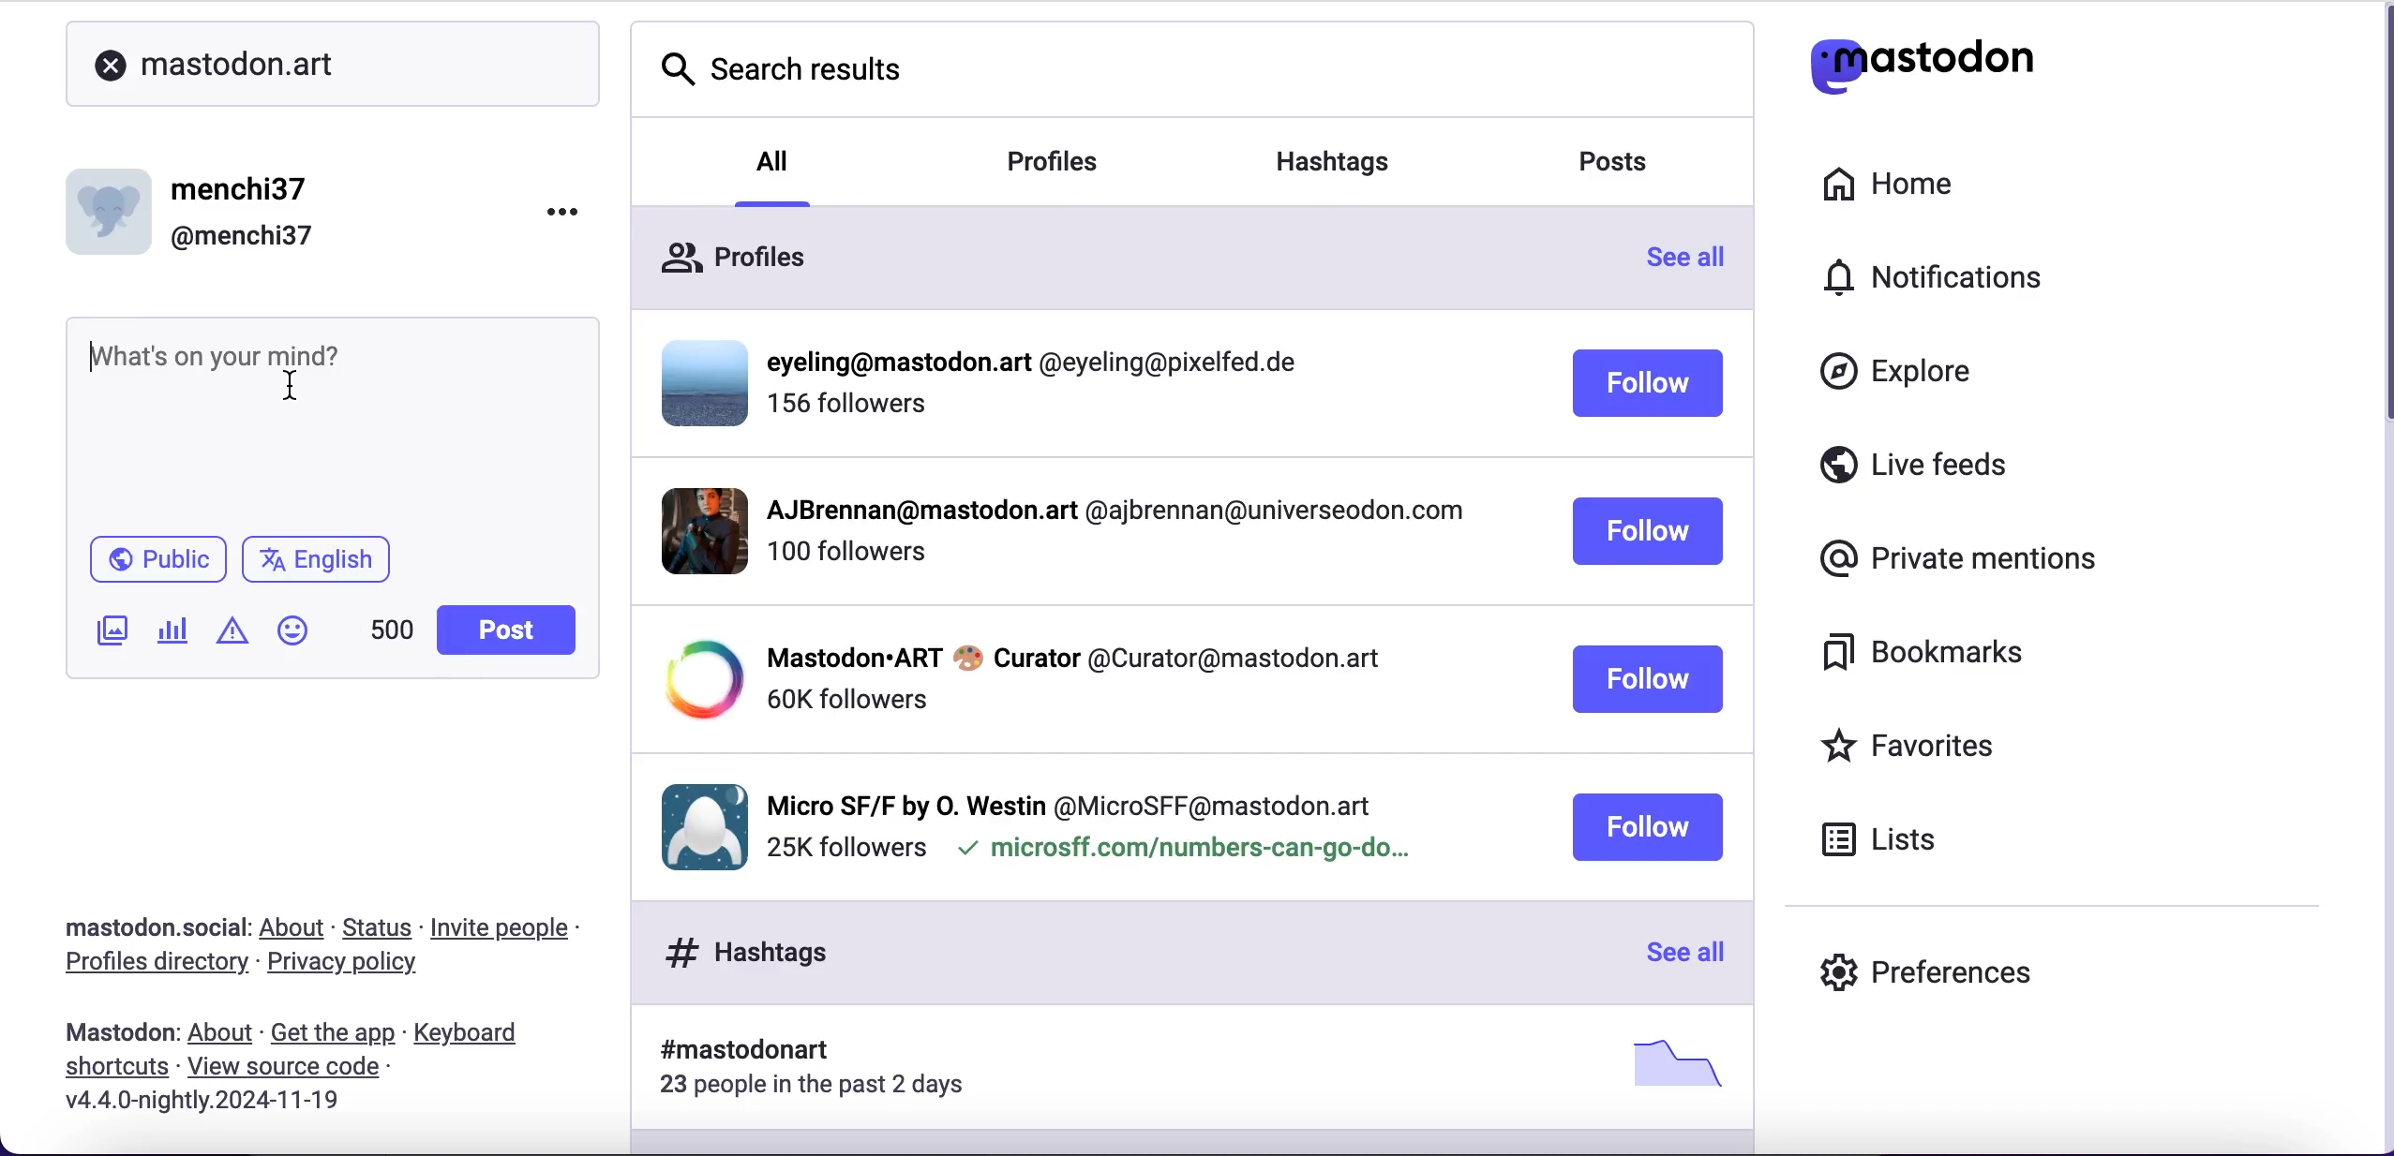 This screenshot has height=1156, width=2394. What do you see at coordinates (1915, 651) in the screenshot?
I see `bookmarks` at bounding box center [1915, 651].